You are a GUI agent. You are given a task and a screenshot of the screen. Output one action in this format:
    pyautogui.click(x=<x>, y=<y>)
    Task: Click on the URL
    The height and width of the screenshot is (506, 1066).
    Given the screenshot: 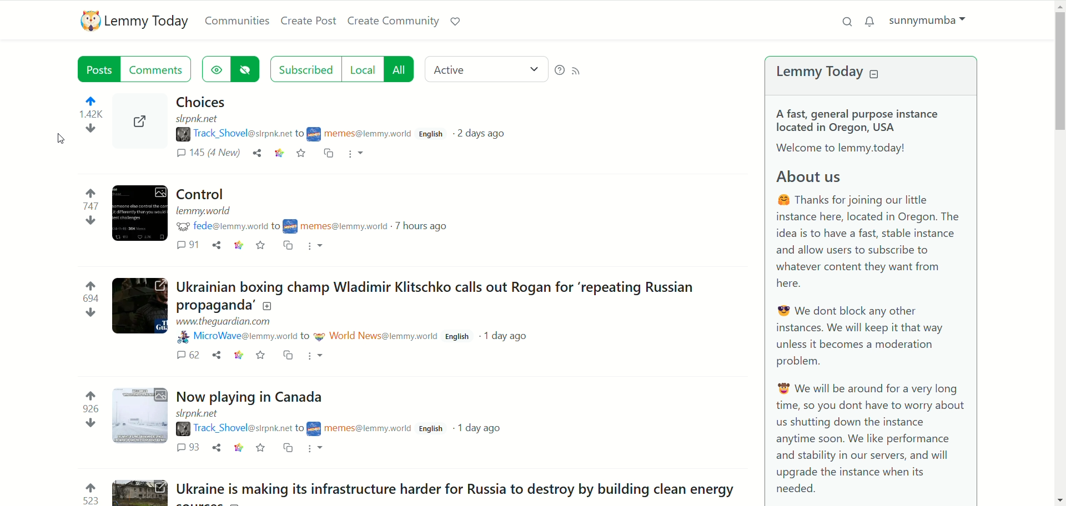 What is the action you would take?
    pyautogui.click(x=204, y=211)
    